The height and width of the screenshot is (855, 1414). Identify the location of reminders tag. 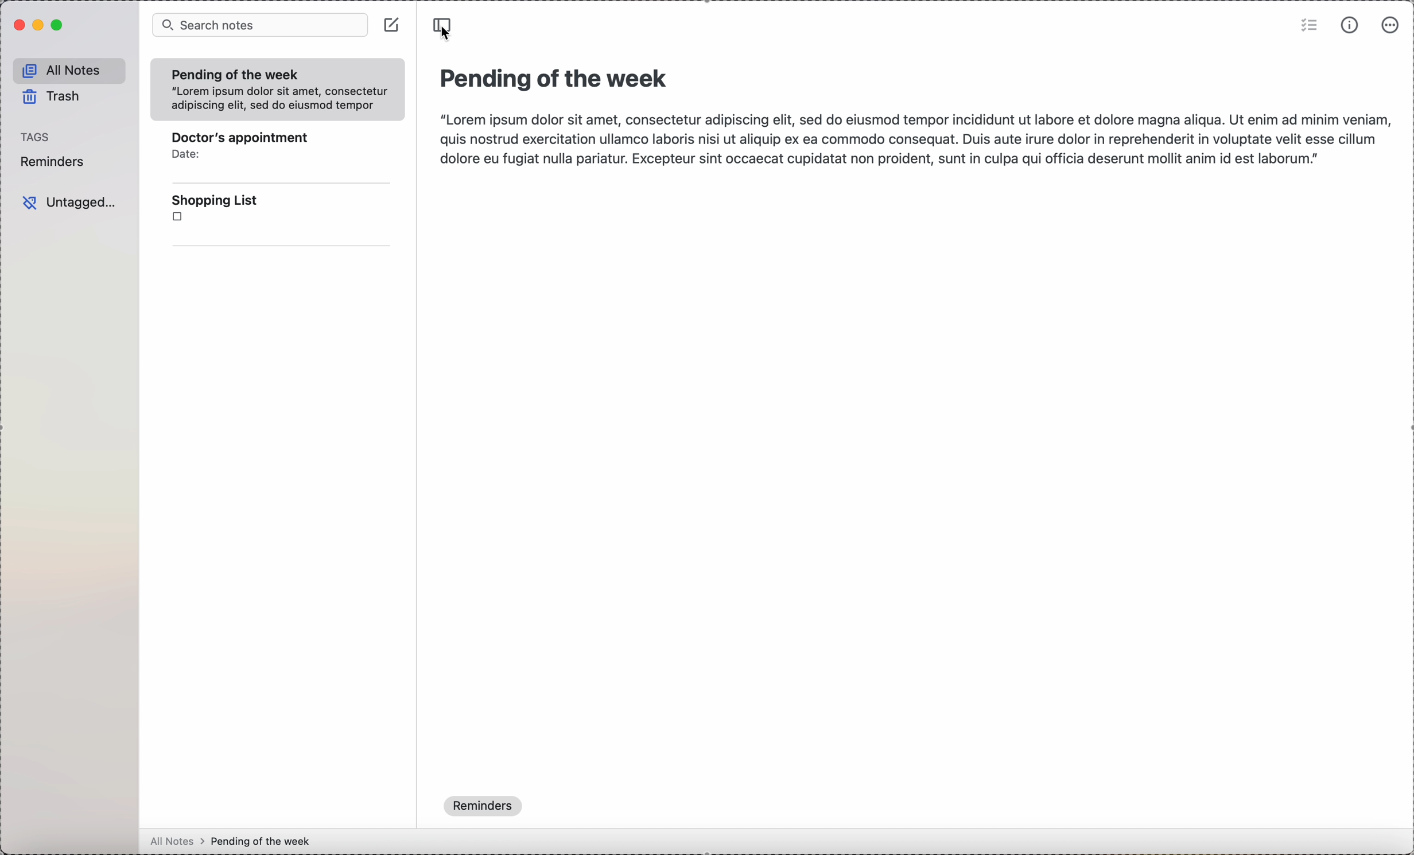
(53, 160).